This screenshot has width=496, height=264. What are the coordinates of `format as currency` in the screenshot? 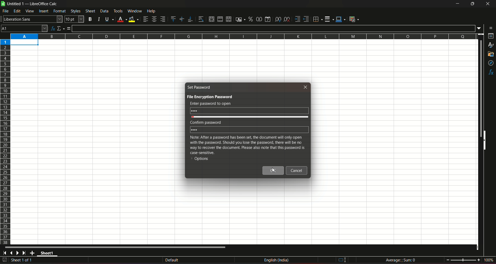 It's located at (239, 19).